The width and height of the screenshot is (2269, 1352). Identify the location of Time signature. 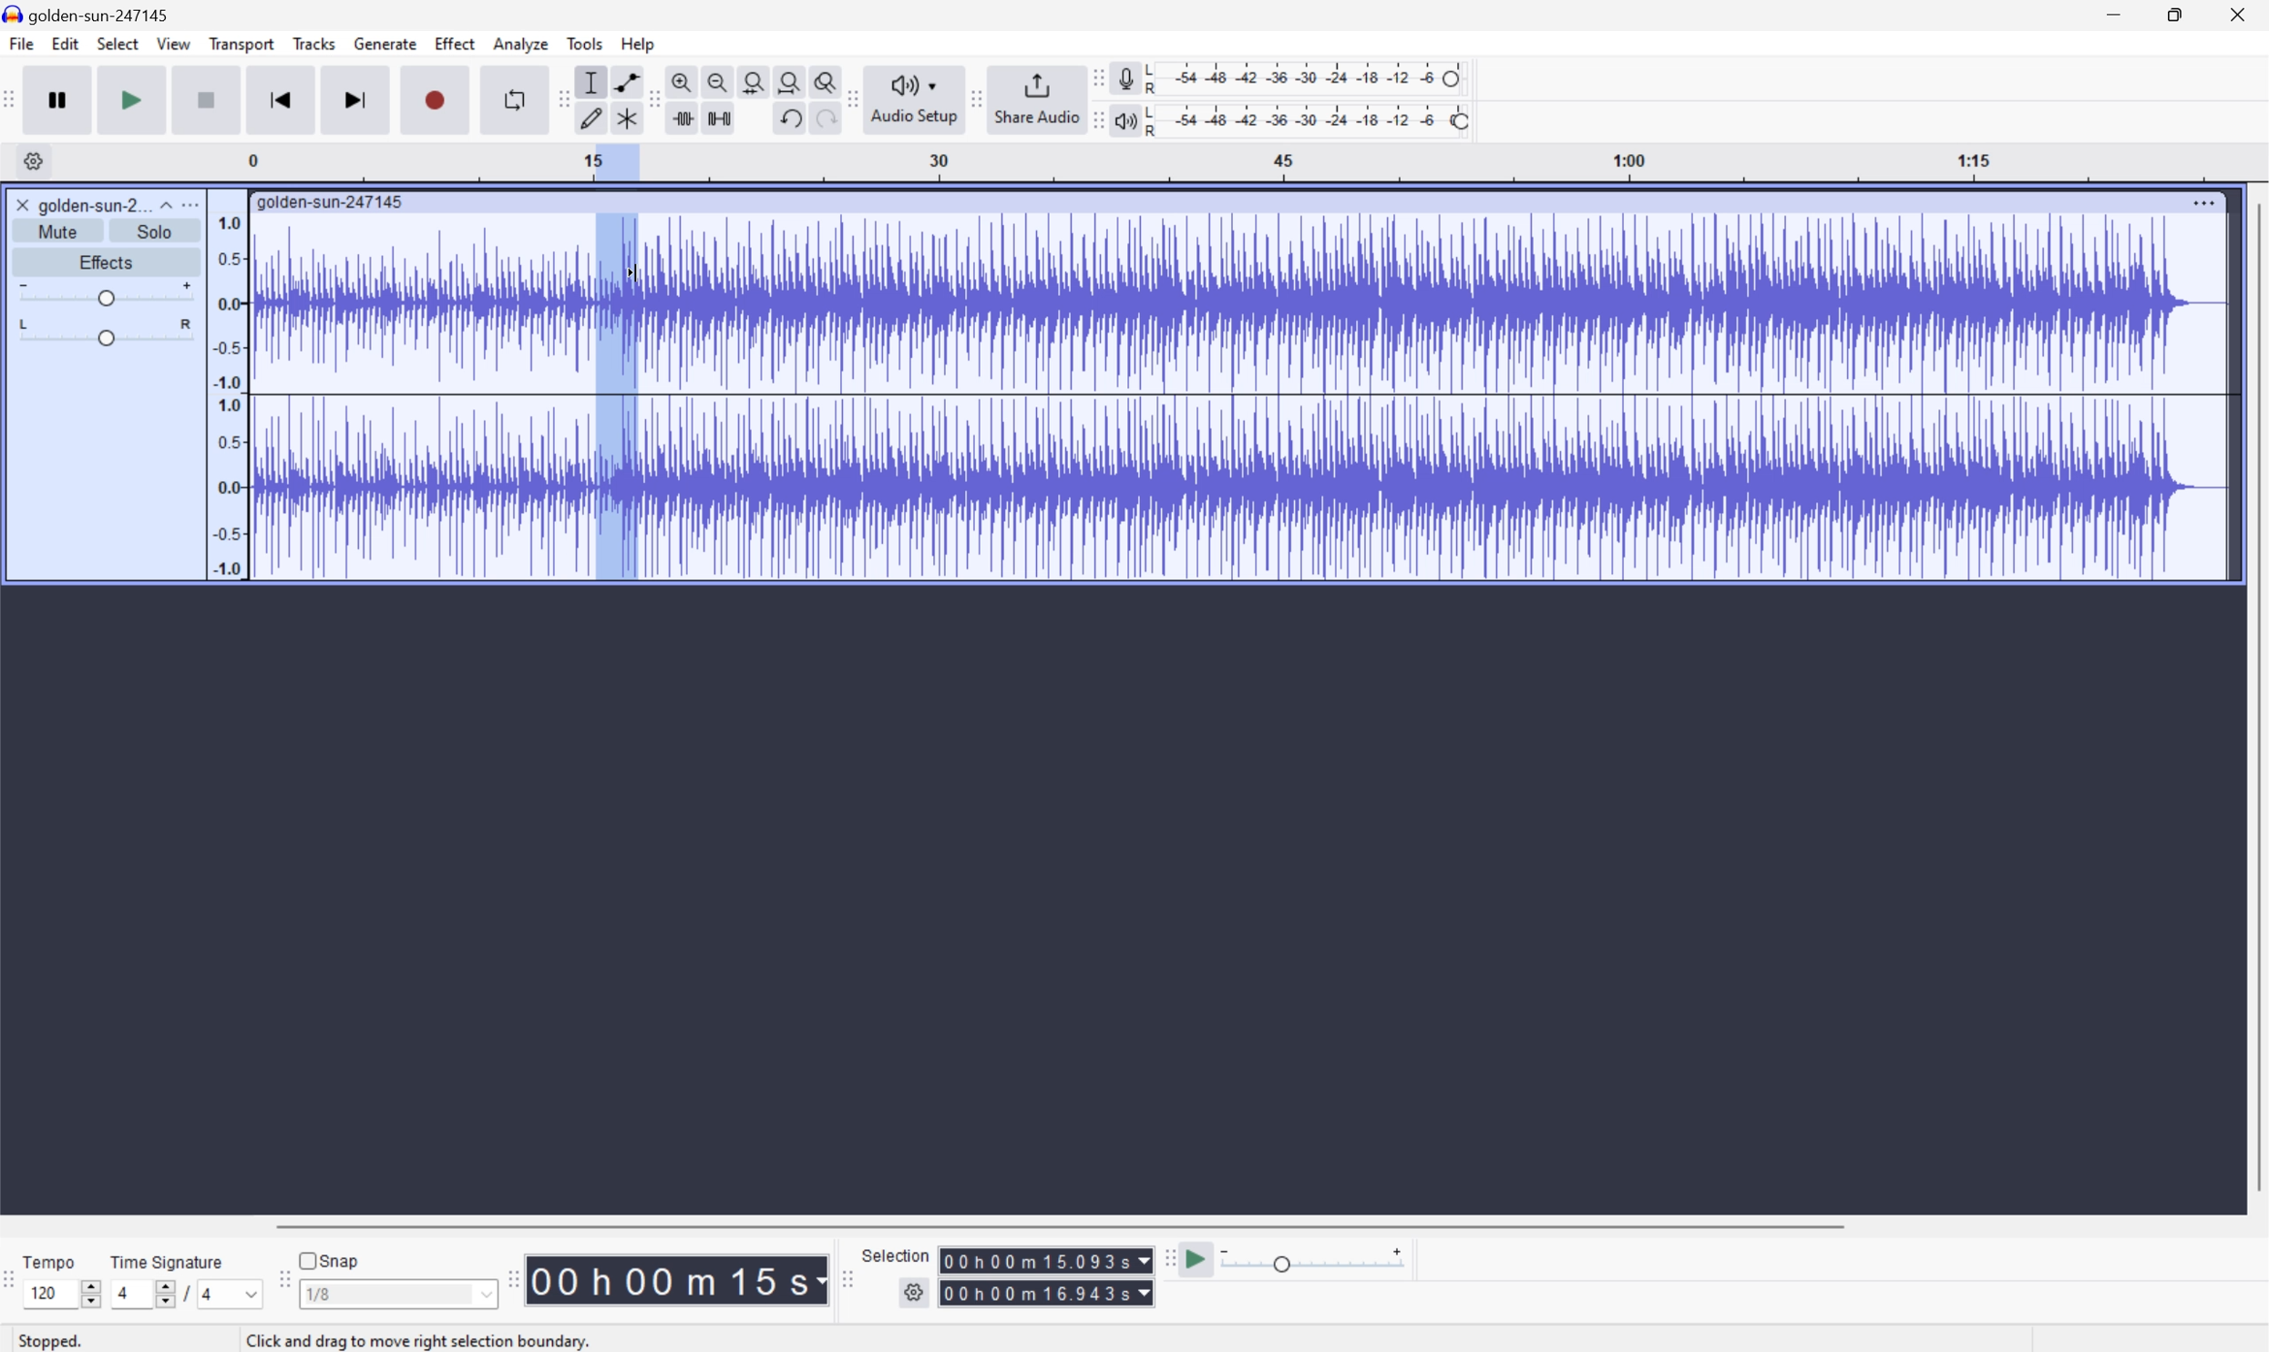
(168, 1259).